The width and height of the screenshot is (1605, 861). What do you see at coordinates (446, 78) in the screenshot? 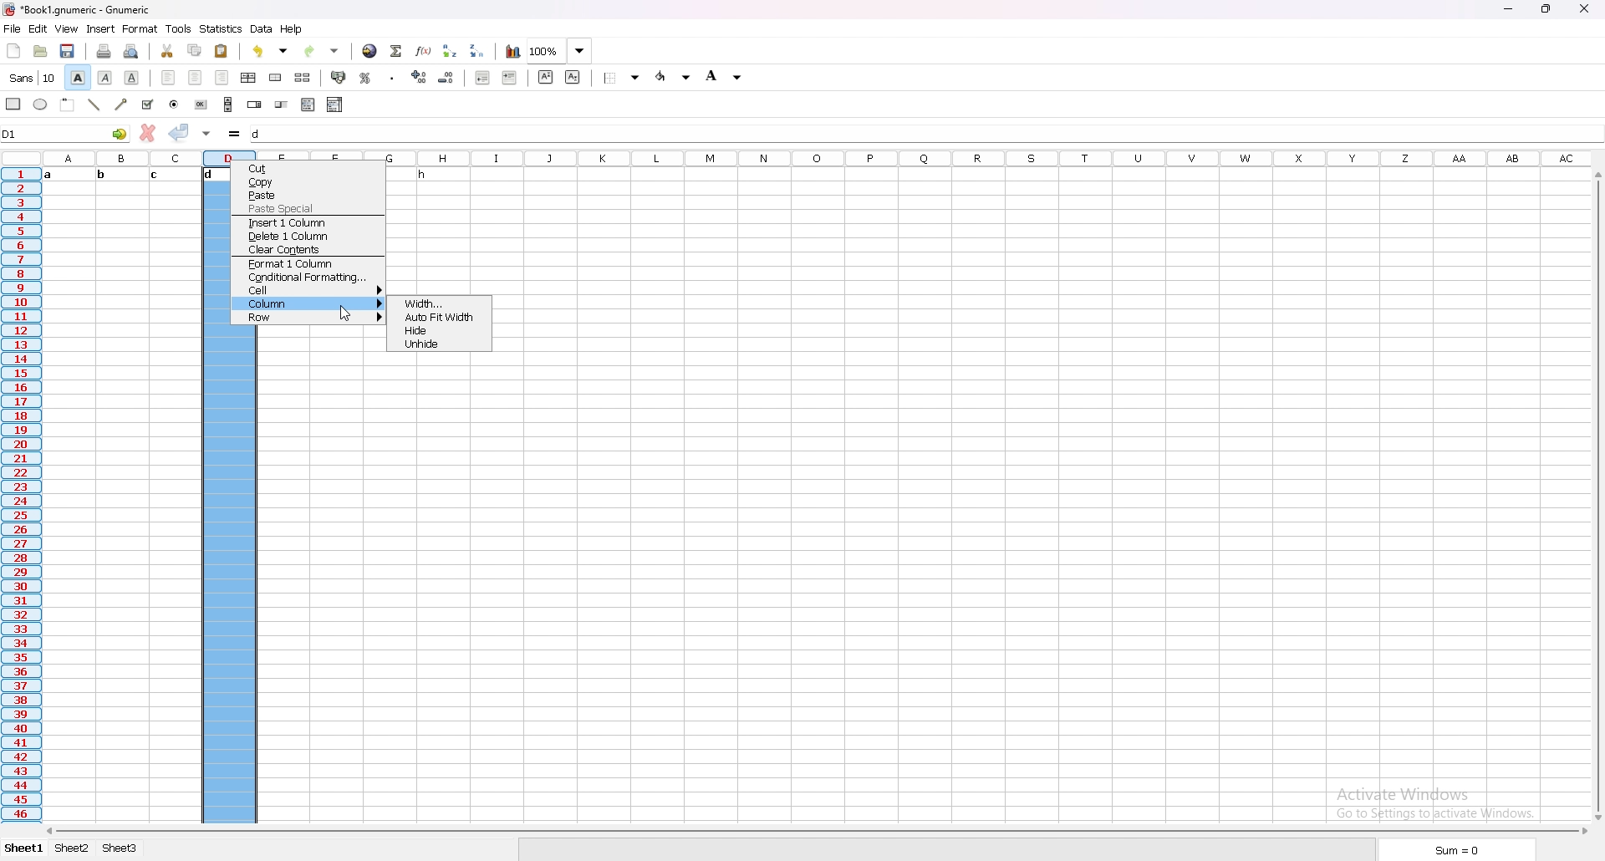
I see `decrease decimal` at bounding box center [446, 78].